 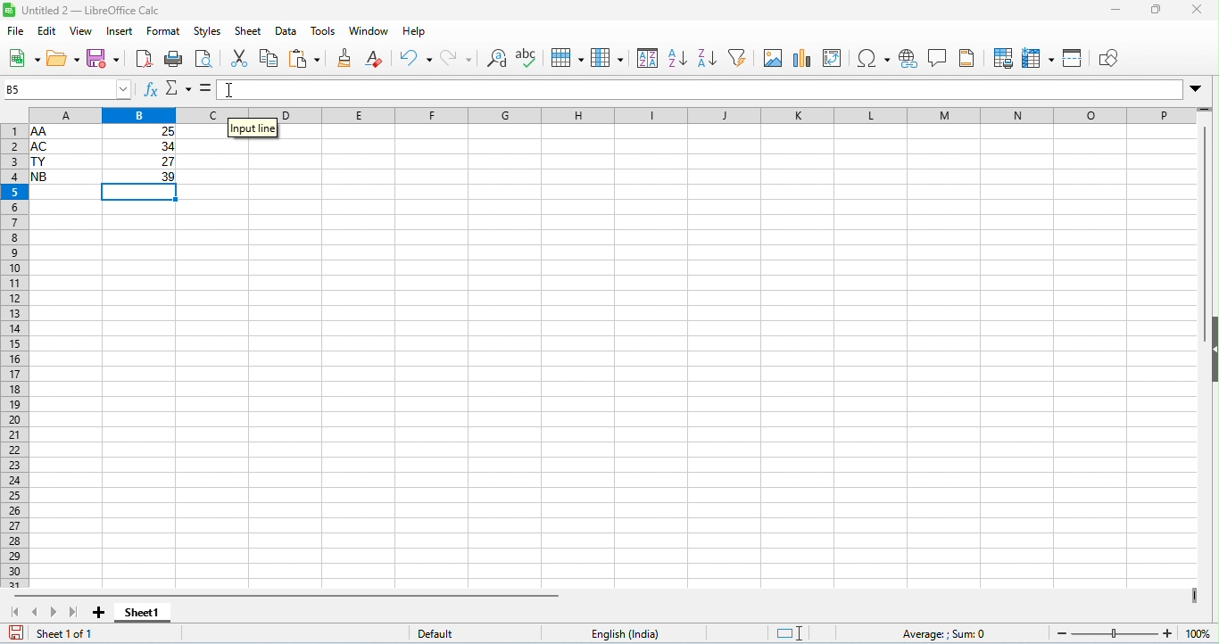 What do you see at coordinates (71, 610) in the screenshot?
I see `last sheet` at bounding box center [71, 610].